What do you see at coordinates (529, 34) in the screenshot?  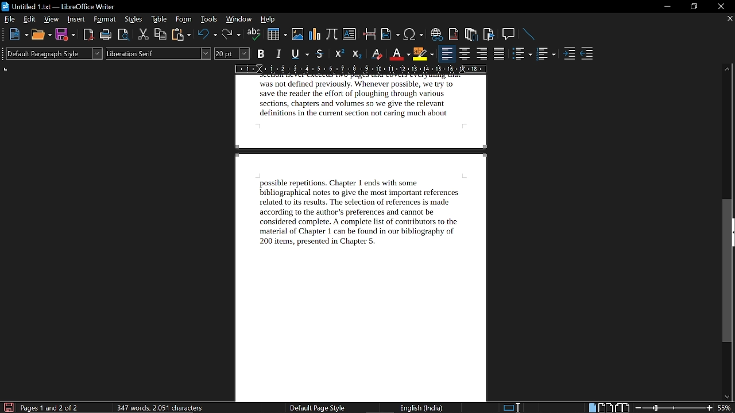 I see `line` at bounding box center [529, 34].